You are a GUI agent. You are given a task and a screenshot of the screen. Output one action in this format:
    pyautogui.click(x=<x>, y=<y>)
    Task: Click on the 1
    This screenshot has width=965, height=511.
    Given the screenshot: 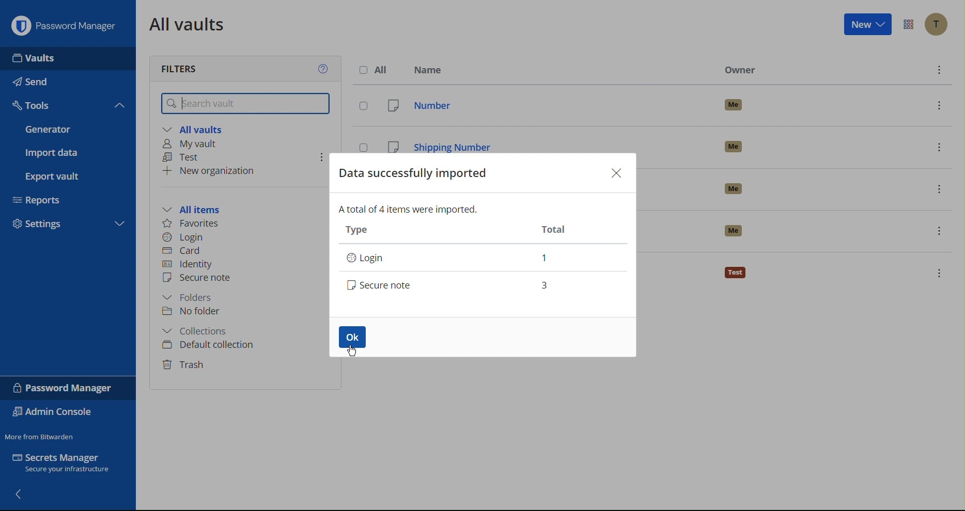 What is the action you would take?
    pyautogui.click(x=546, y=258)
    